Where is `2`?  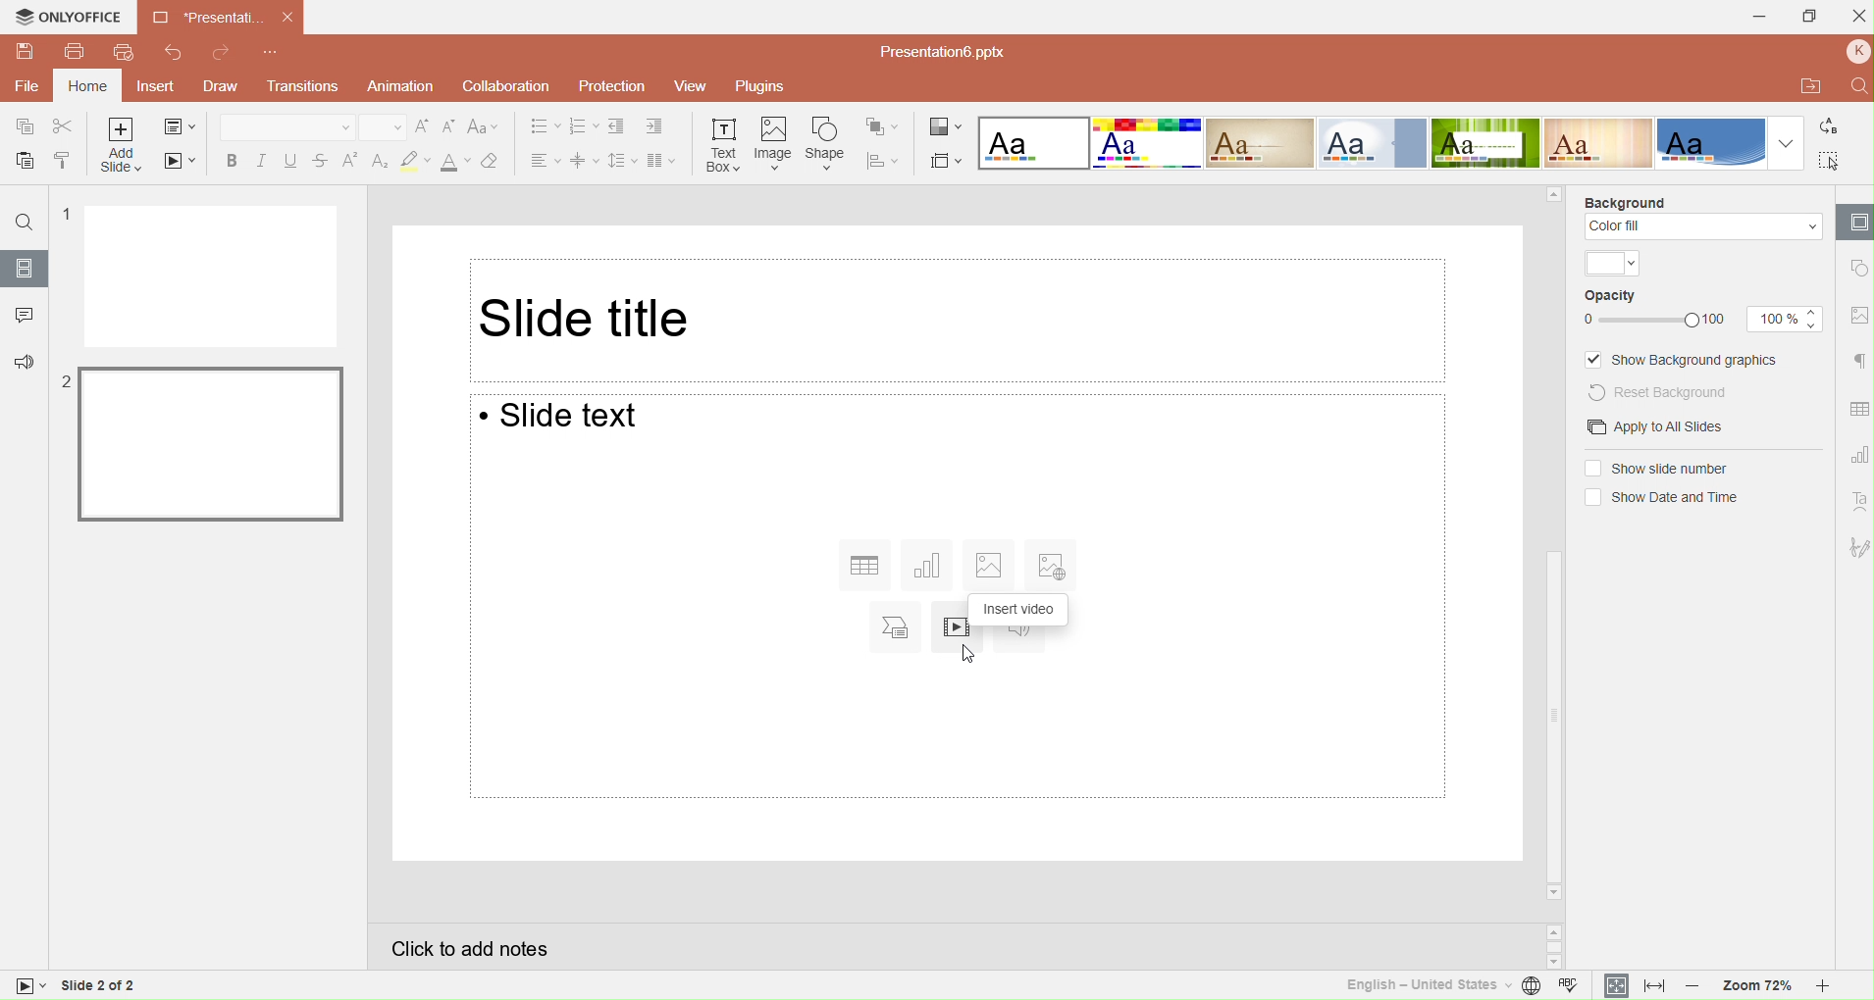
2 is located at coordinates (63, 385).